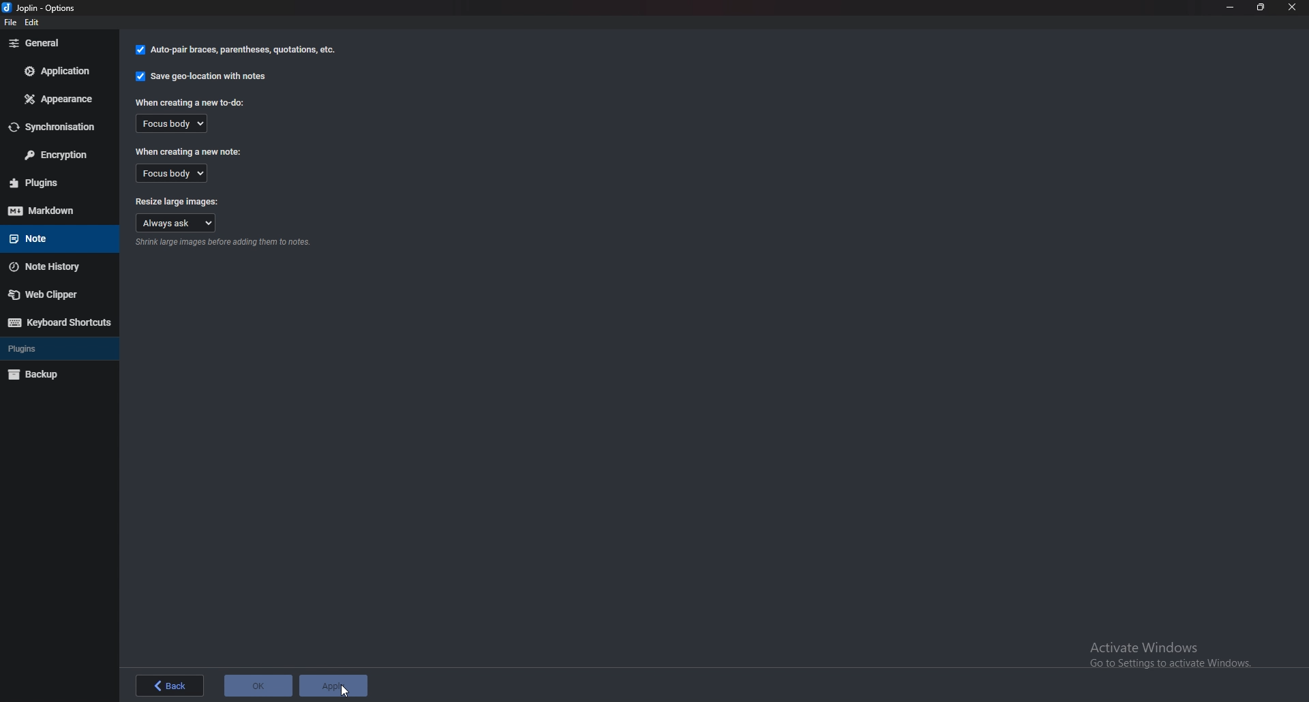 This screenshot has width=1309, height=702. I want to click on Encryption, so click(57, 155).